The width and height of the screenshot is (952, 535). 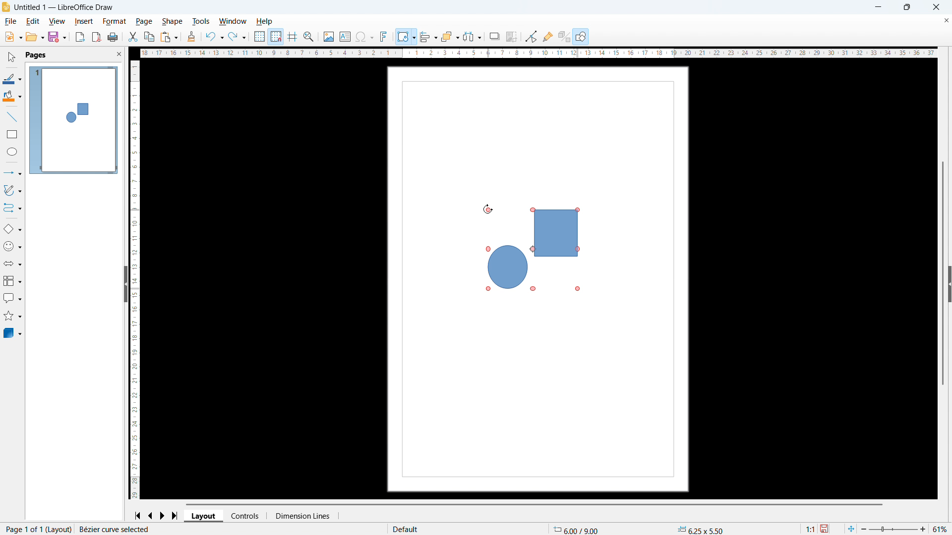 What do you see at coordinates (811, 529) in the screenshot?
I see `Scaling factor ` at bounding box center [811, 529].